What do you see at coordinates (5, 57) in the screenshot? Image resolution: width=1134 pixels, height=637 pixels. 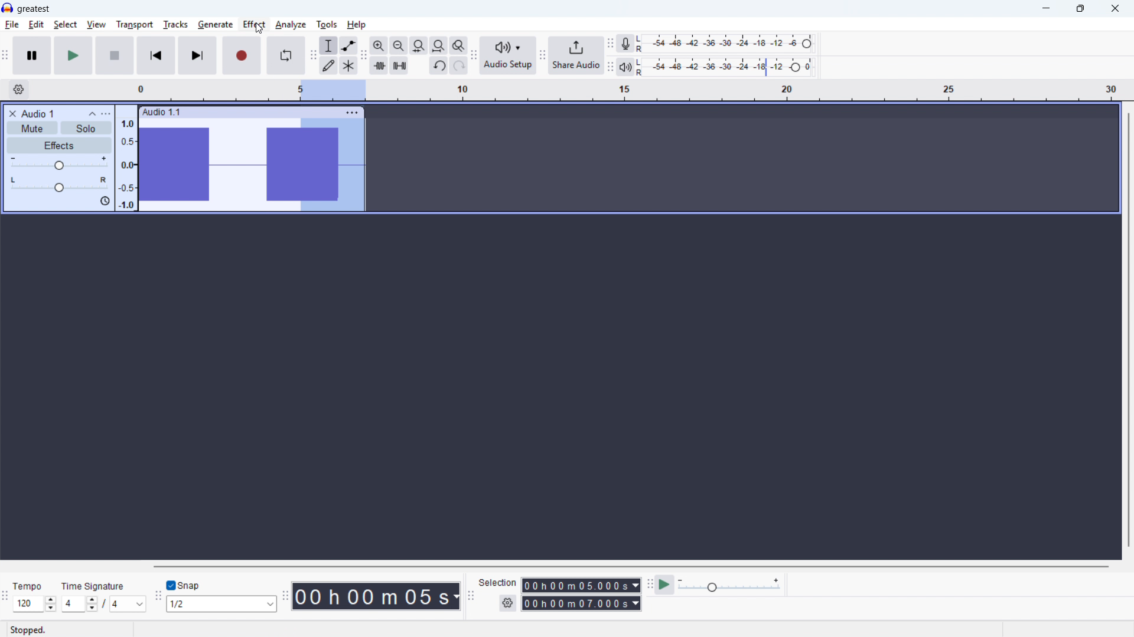 I see `transport toolbar` at bounding box center [5, 57].